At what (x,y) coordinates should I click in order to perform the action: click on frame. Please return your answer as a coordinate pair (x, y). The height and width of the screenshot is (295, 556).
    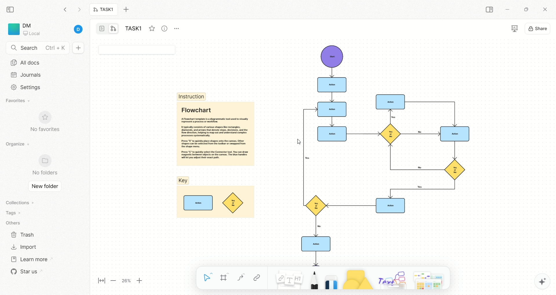
    Looking at the image, I should click on (227, 279).